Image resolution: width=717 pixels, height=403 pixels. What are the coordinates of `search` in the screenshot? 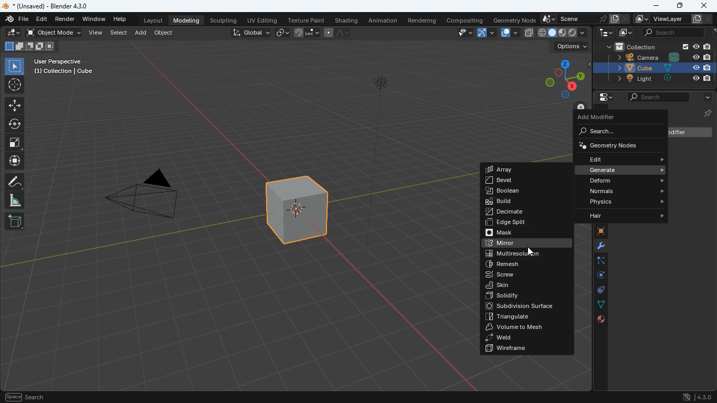 It's located at (668, 33).